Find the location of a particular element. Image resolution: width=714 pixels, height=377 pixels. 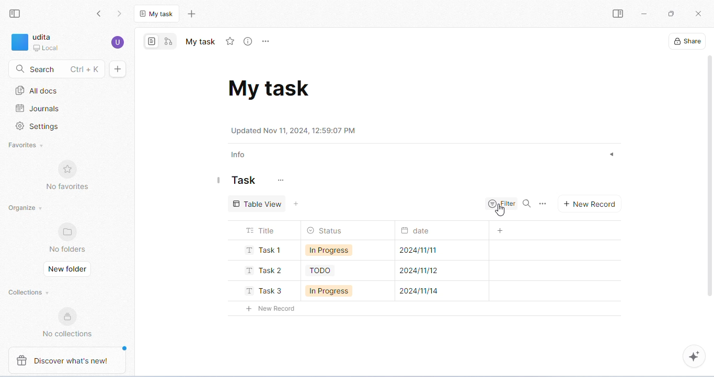

table options is located at coordinates (545, 204).